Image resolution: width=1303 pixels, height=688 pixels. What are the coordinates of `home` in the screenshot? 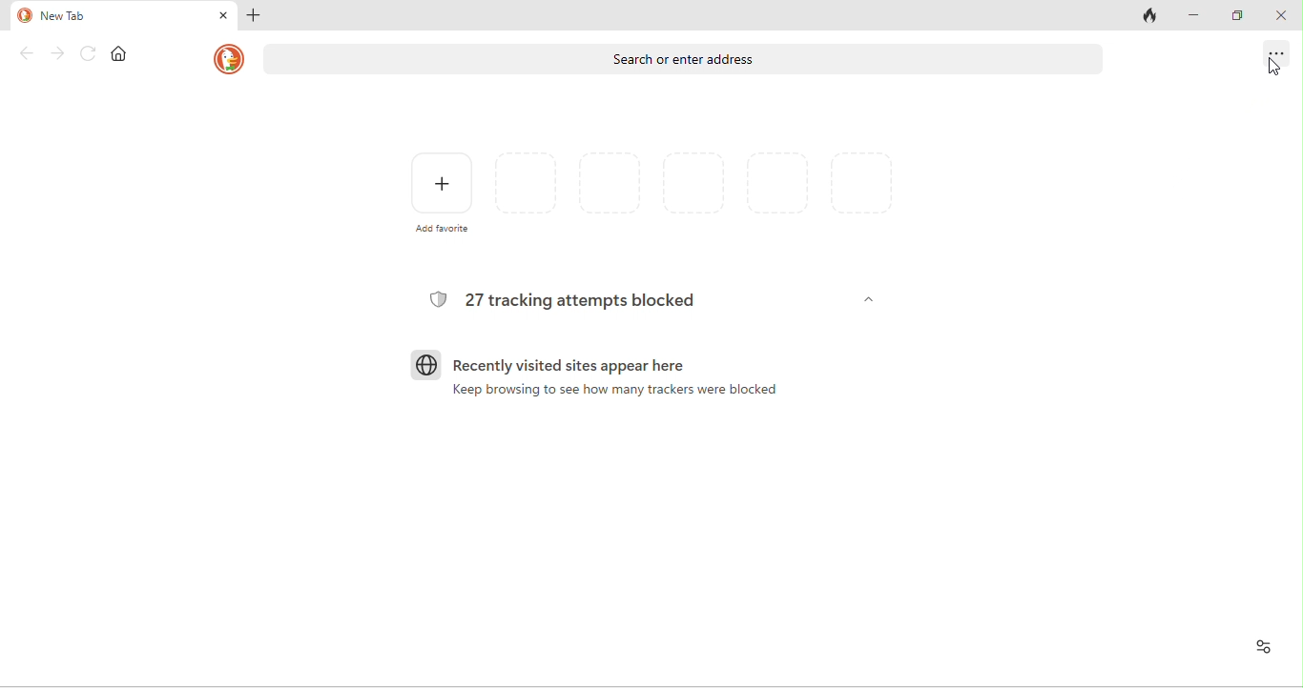 It's located at (120, 54).